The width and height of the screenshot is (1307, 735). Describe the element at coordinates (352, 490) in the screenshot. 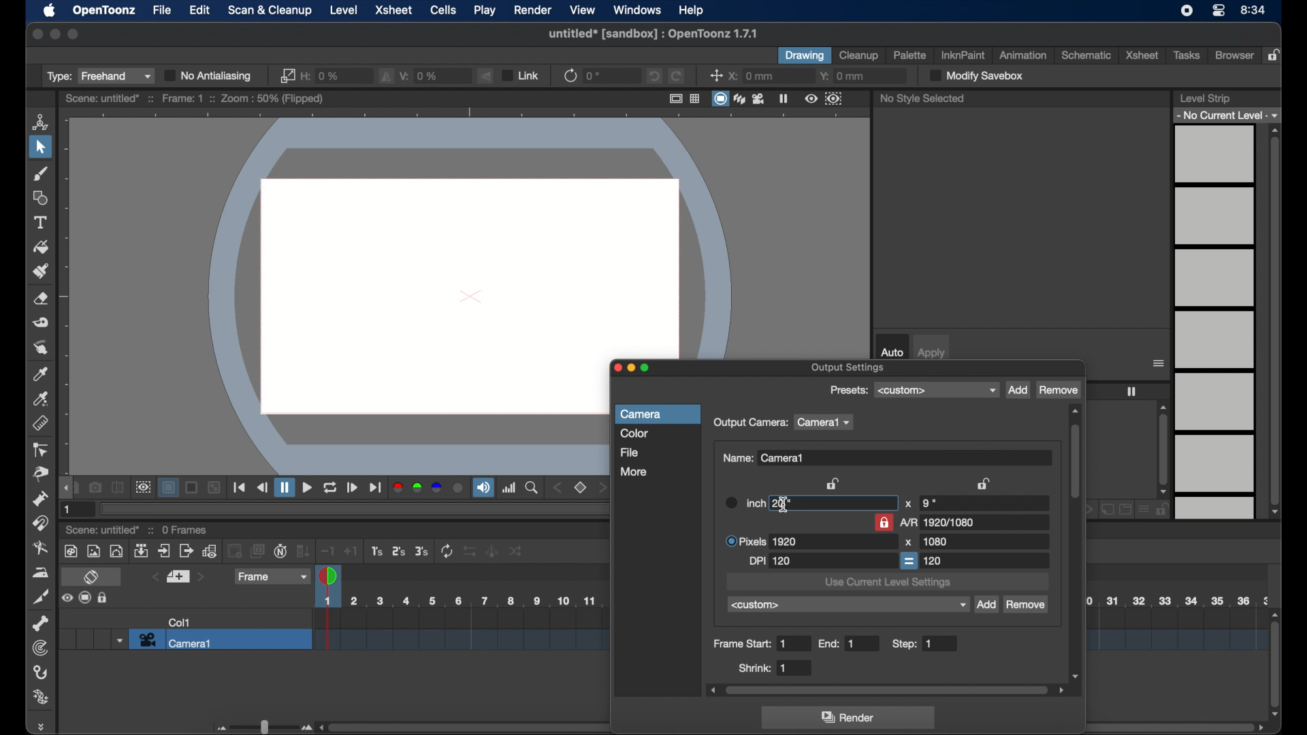

I see `` at that location.